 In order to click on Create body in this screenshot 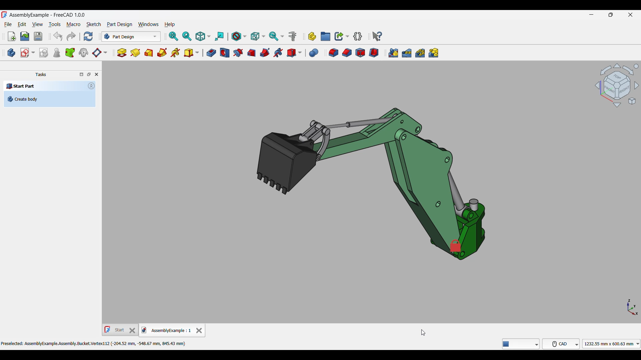, I will do `click(11, 53)`.